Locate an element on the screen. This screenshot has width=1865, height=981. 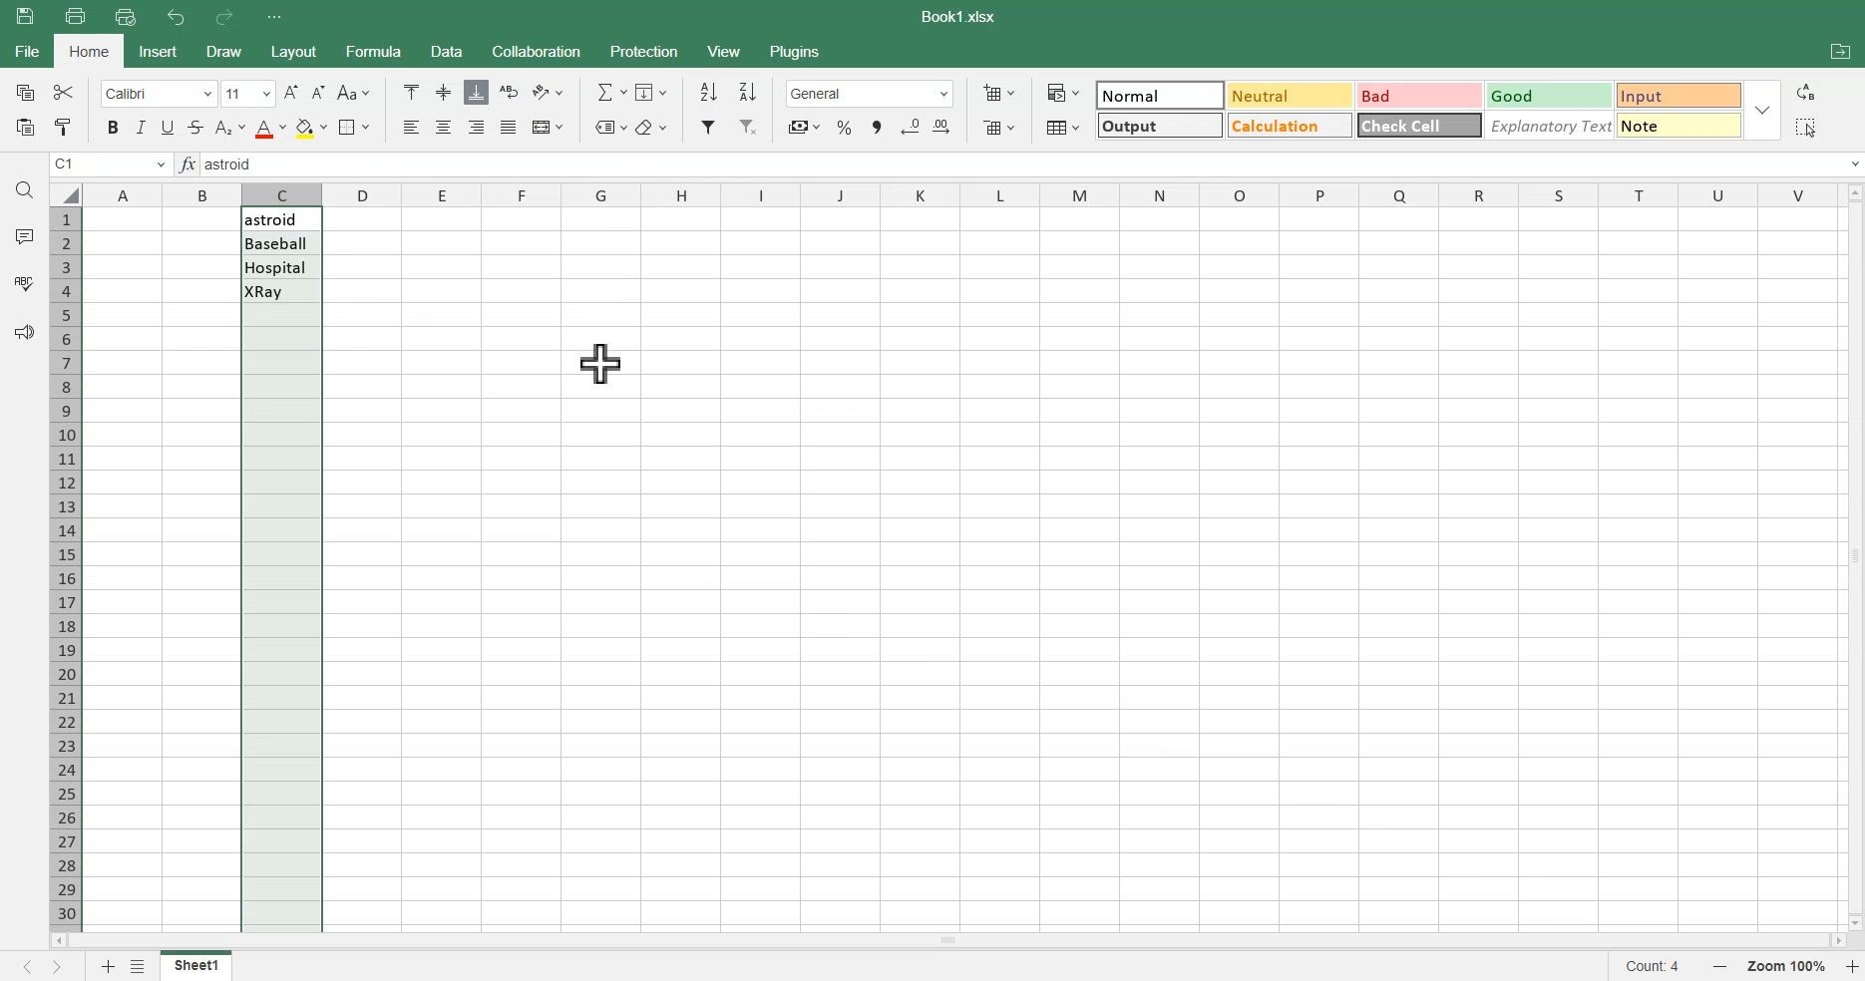
Underline is located at coordinates (170, 127).